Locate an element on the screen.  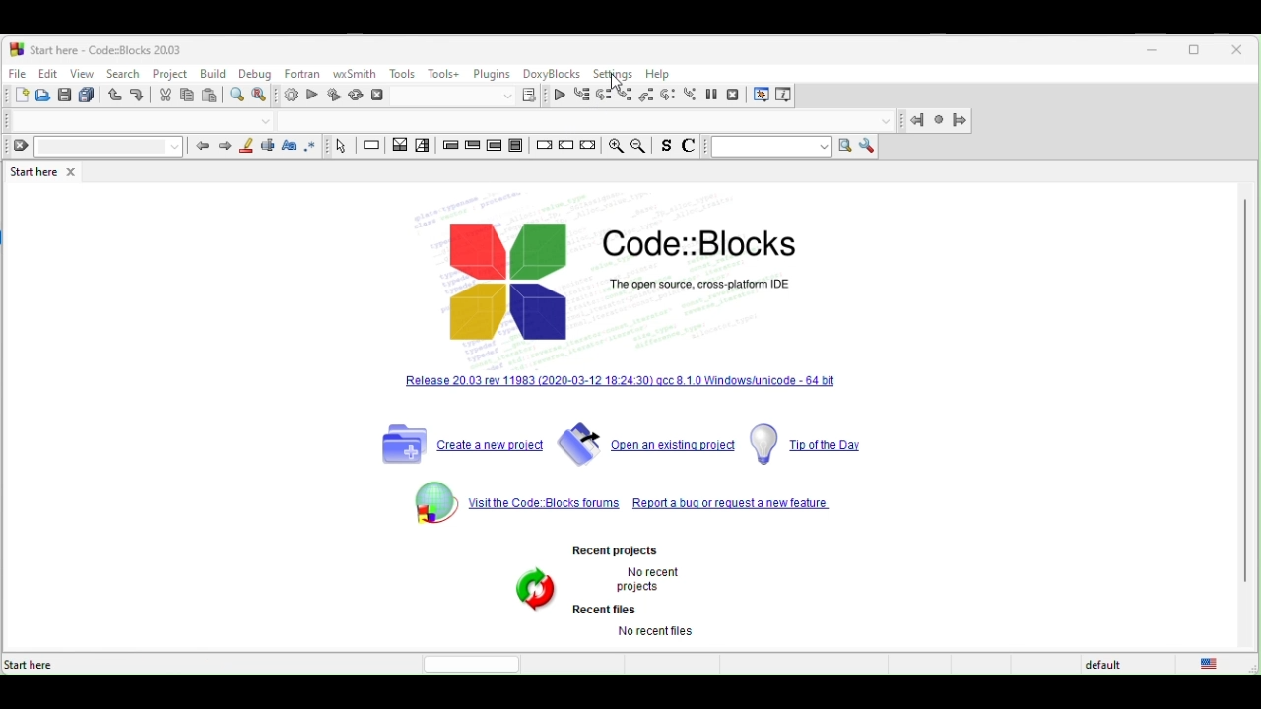
maximize is located at coordinates (1198, 52).